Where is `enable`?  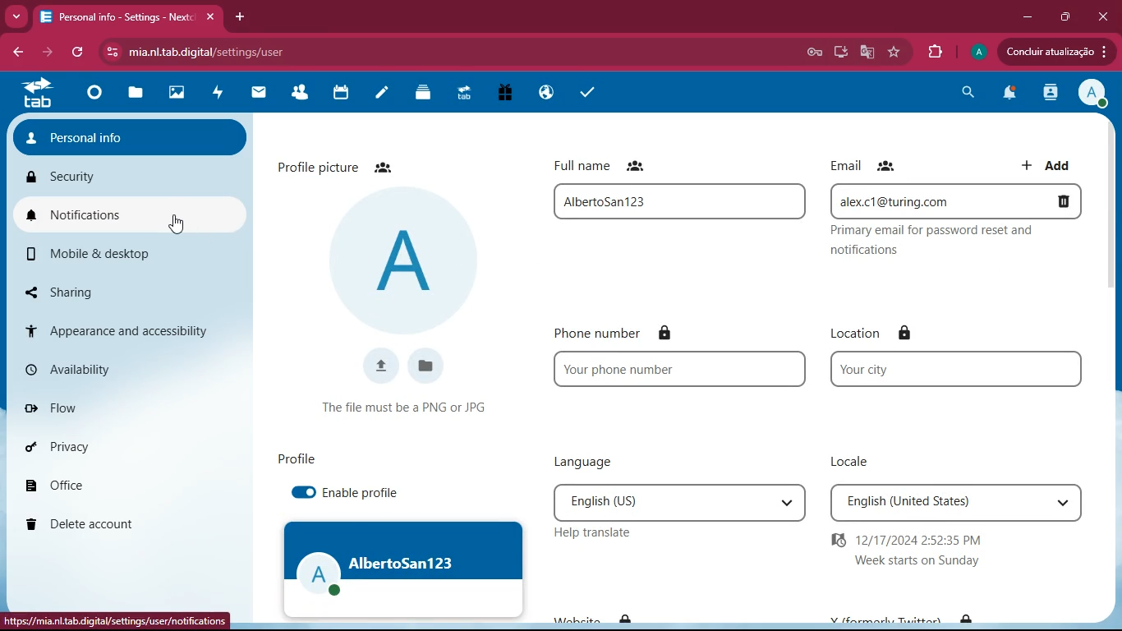
enable is located at coordinates (361, 493).